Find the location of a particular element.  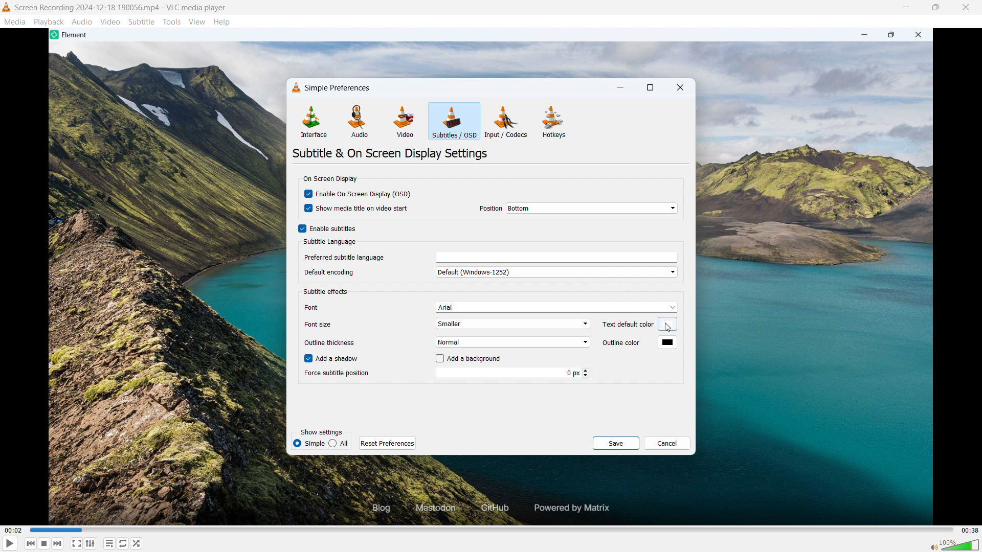

cursor is located at coordinates (668, 327).